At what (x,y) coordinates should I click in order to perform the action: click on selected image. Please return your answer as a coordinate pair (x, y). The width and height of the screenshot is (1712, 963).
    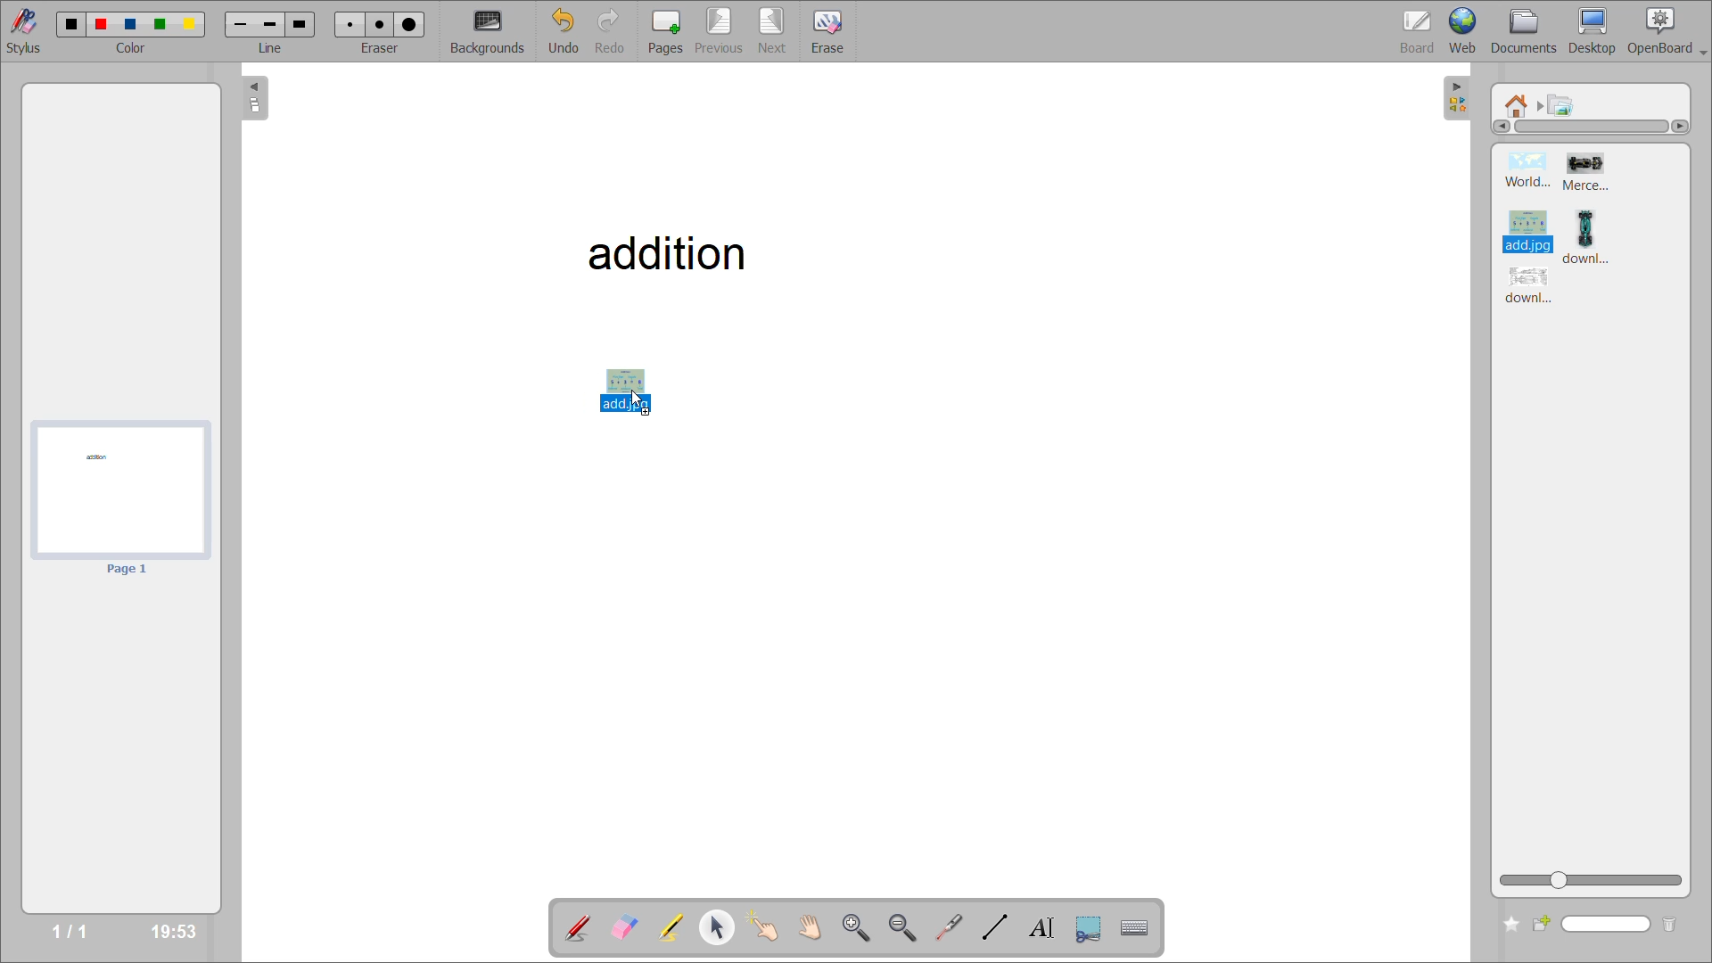
    Looking at the image, I should click on (623, 389).